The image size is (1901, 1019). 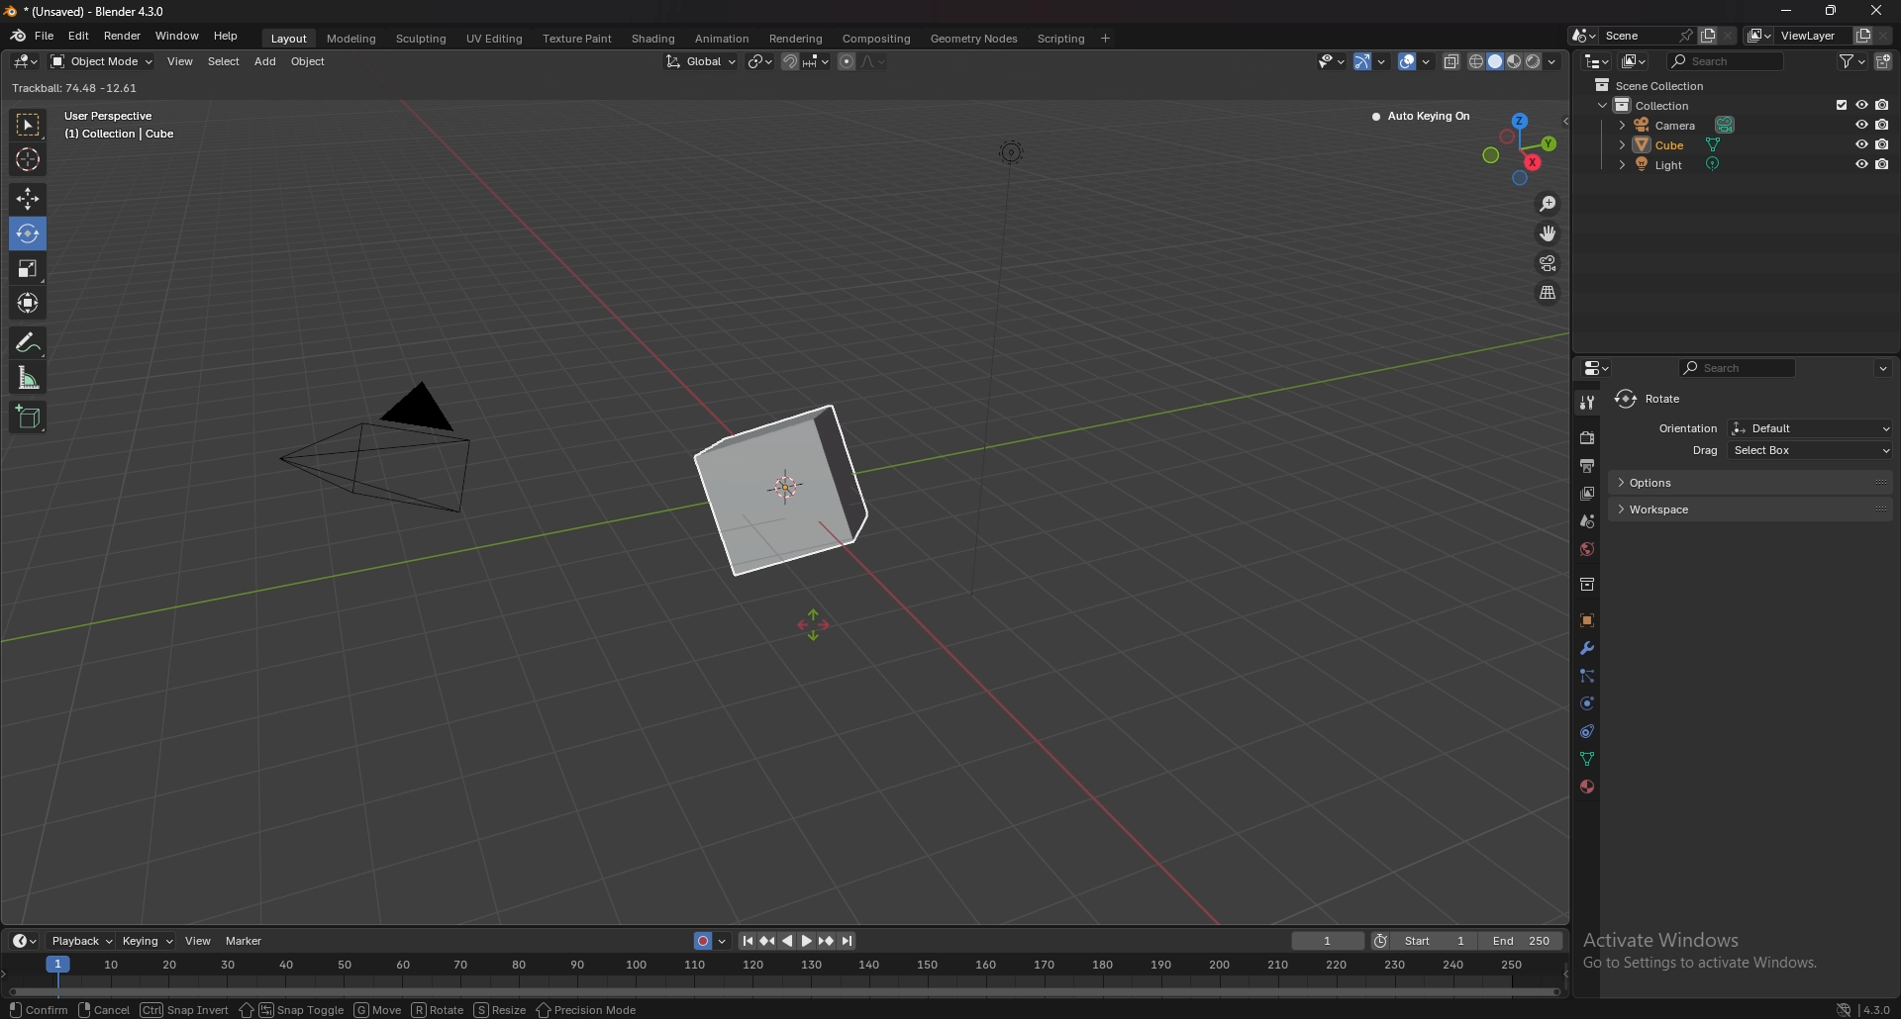 I want to click on hide in view port, so click(x=1860, y=163).